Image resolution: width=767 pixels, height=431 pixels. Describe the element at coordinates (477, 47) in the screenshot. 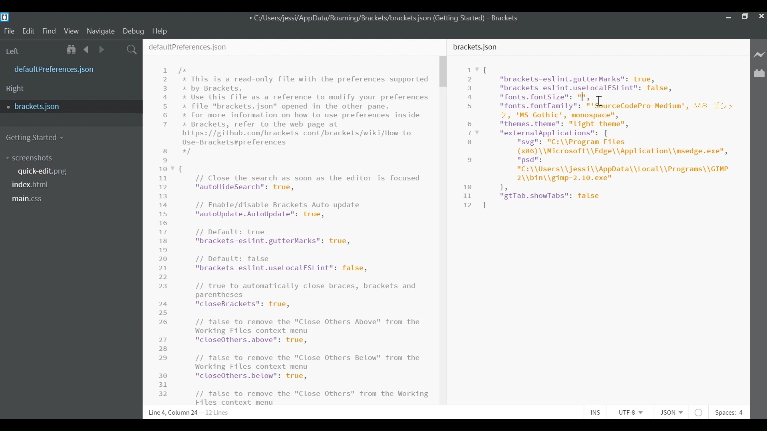

I see `bracket.json` at that location.